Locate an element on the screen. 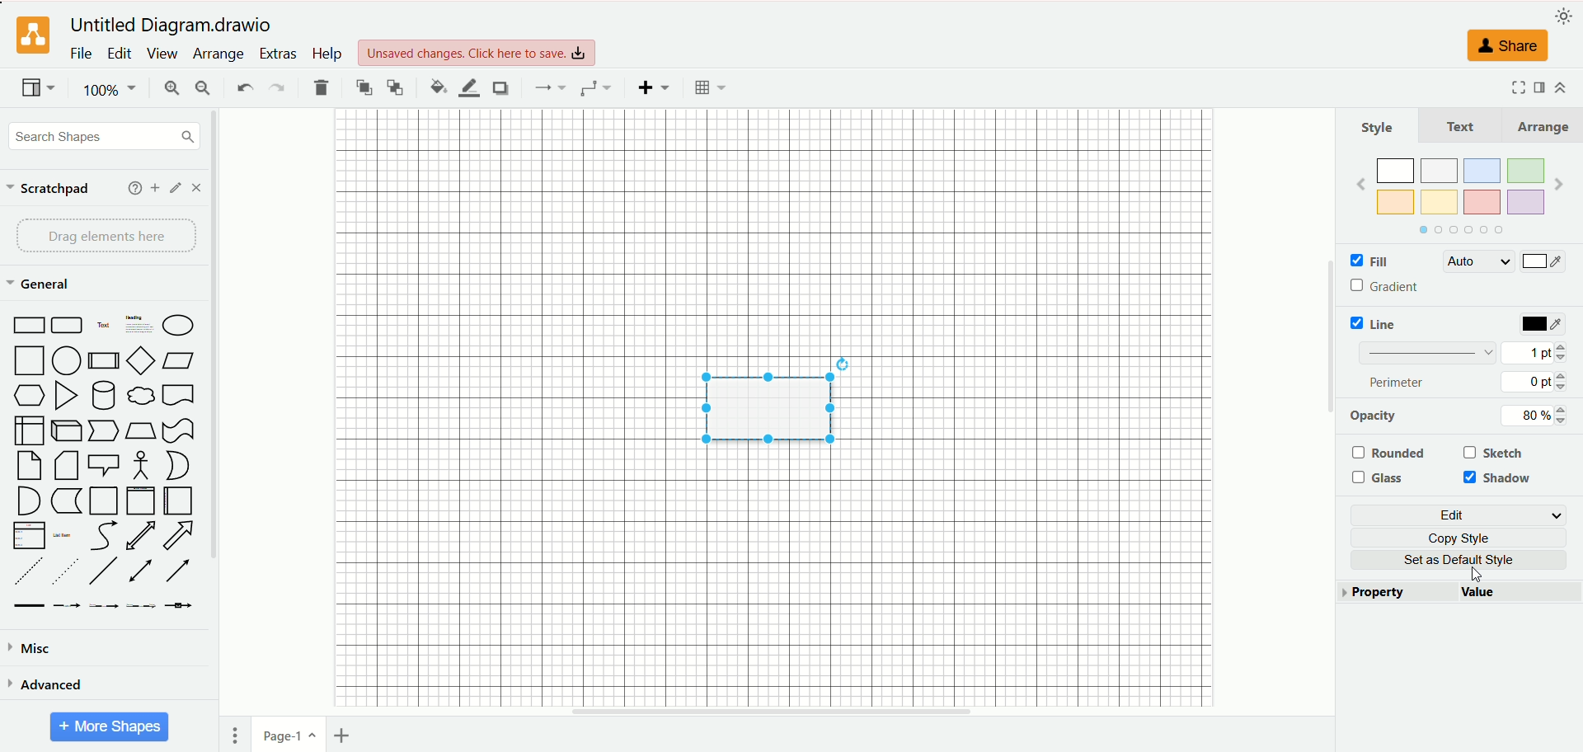  to back is located at coordinates (395, 87).